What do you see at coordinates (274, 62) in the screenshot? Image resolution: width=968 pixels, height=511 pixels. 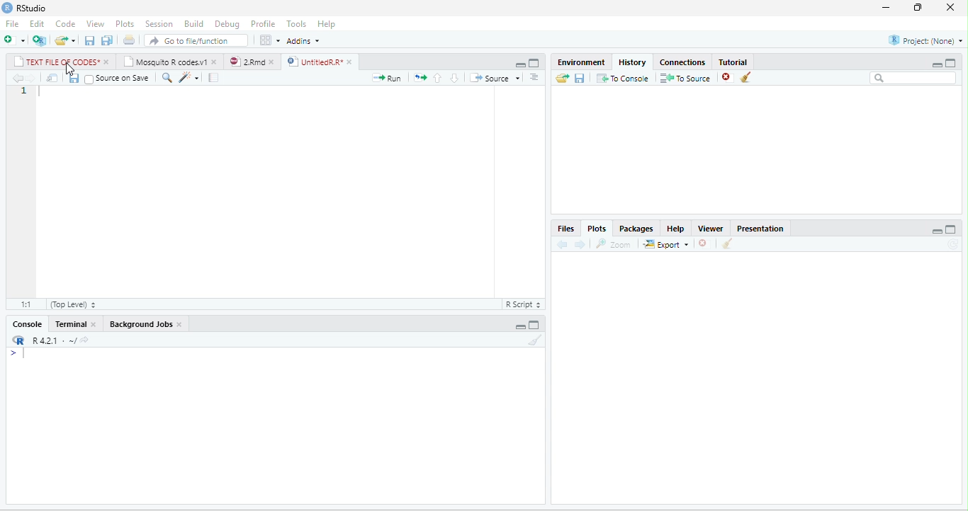 I see `close` at bounding box center [274, 62].